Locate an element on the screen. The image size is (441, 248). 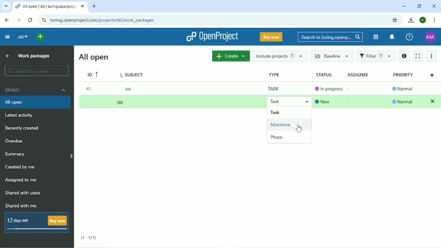
Search is located at coordinates (330, 37).